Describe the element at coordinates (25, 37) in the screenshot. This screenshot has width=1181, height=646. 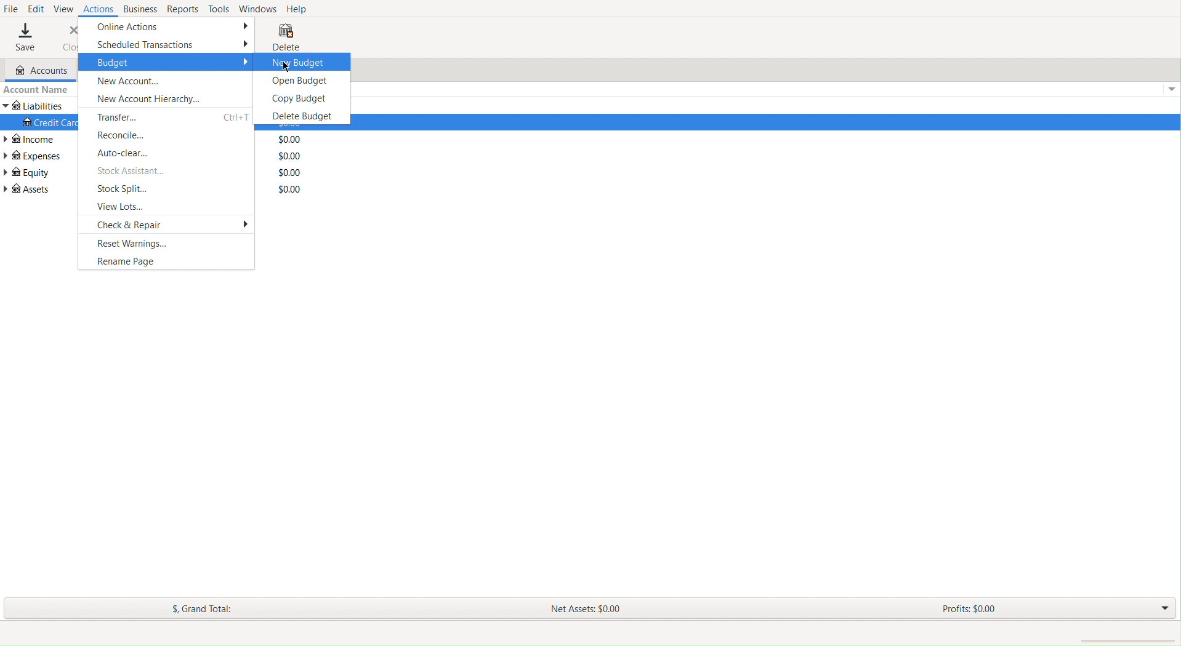
I see `Save` at that location.